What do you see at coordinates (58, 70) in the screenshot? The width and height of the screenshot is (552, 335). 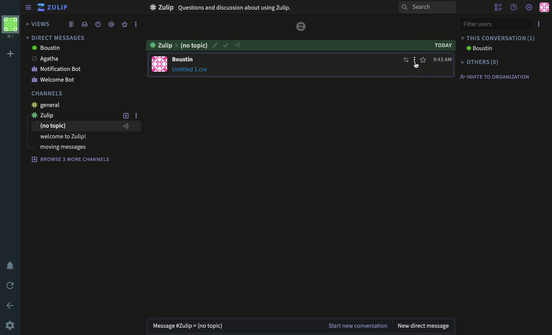 I see `notification bot` at bounding box center [58, 70].